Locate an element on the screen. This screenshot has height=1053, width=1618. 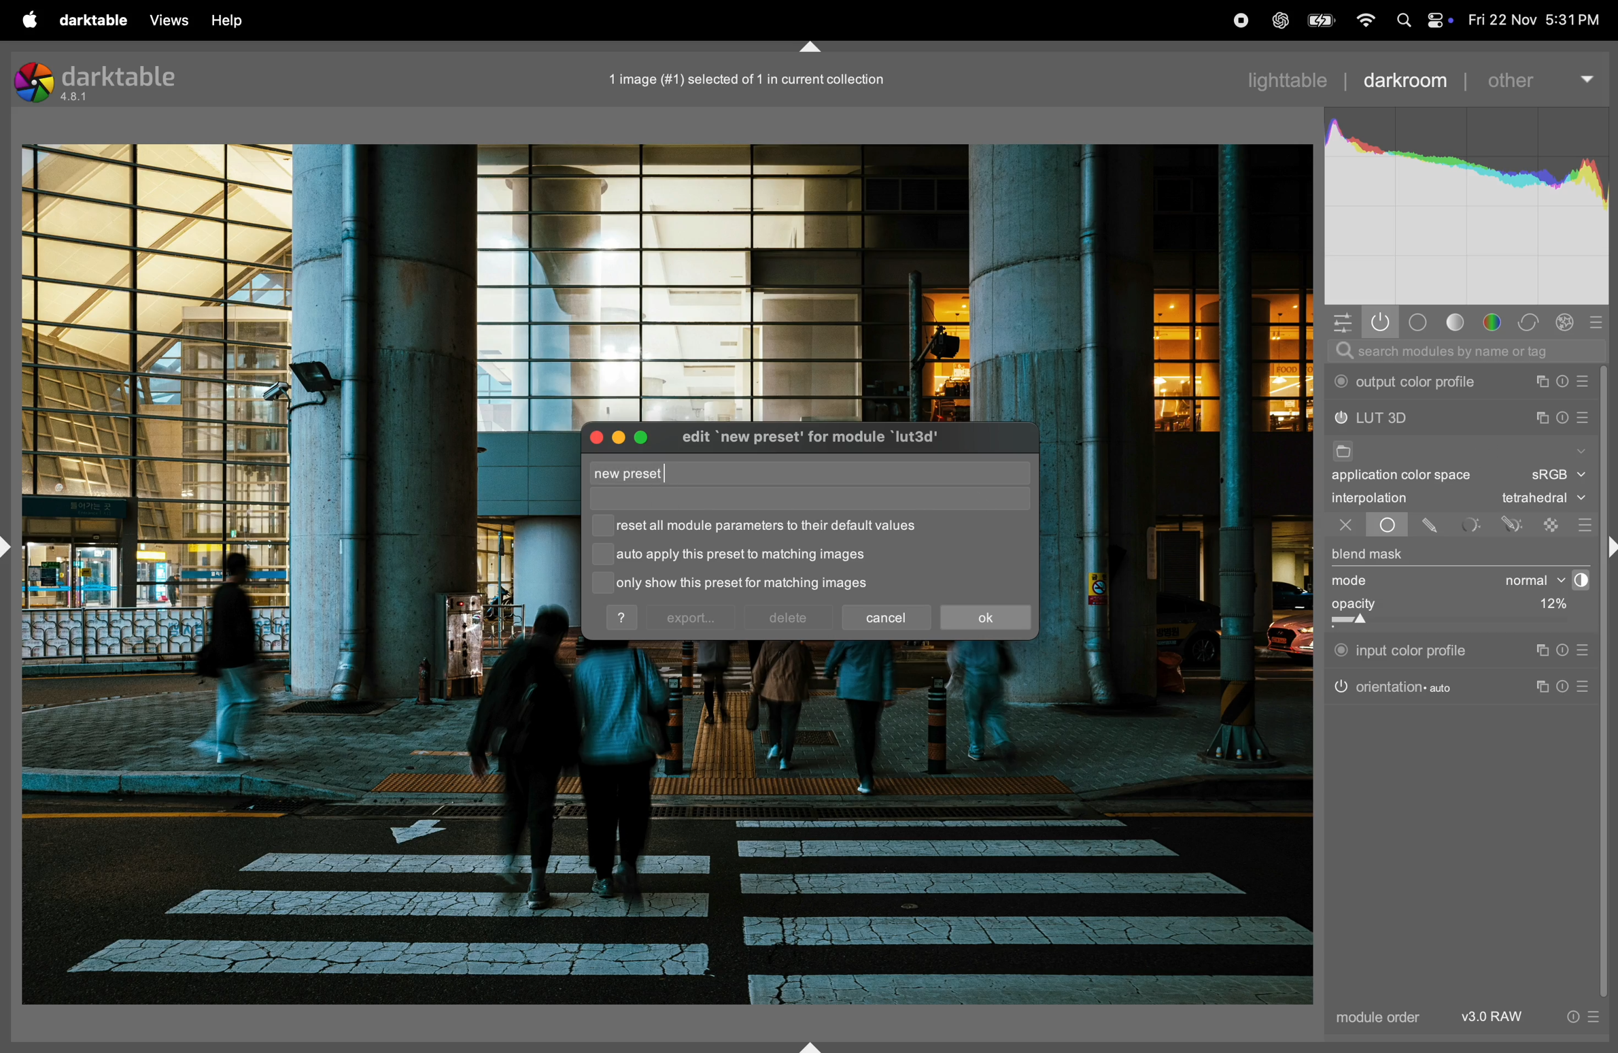
instance is located at coordinates (1540, 650).